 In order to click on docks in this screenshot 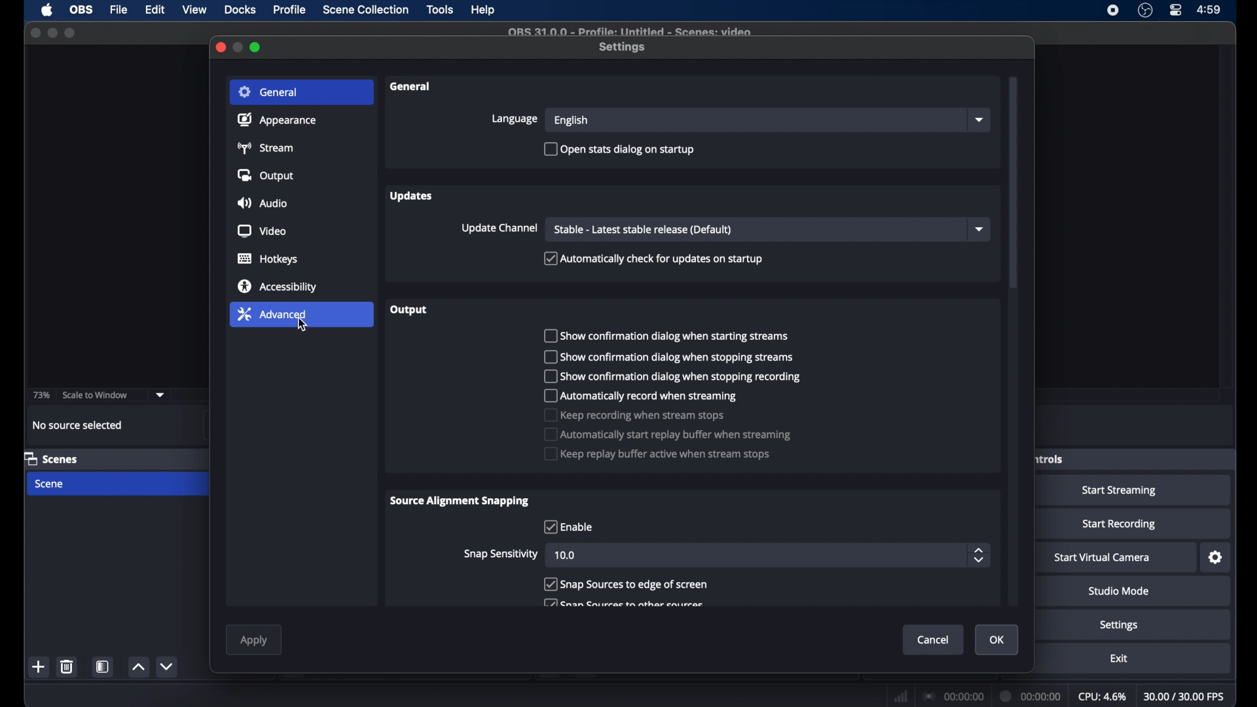, I will do `click(240, 10)`.